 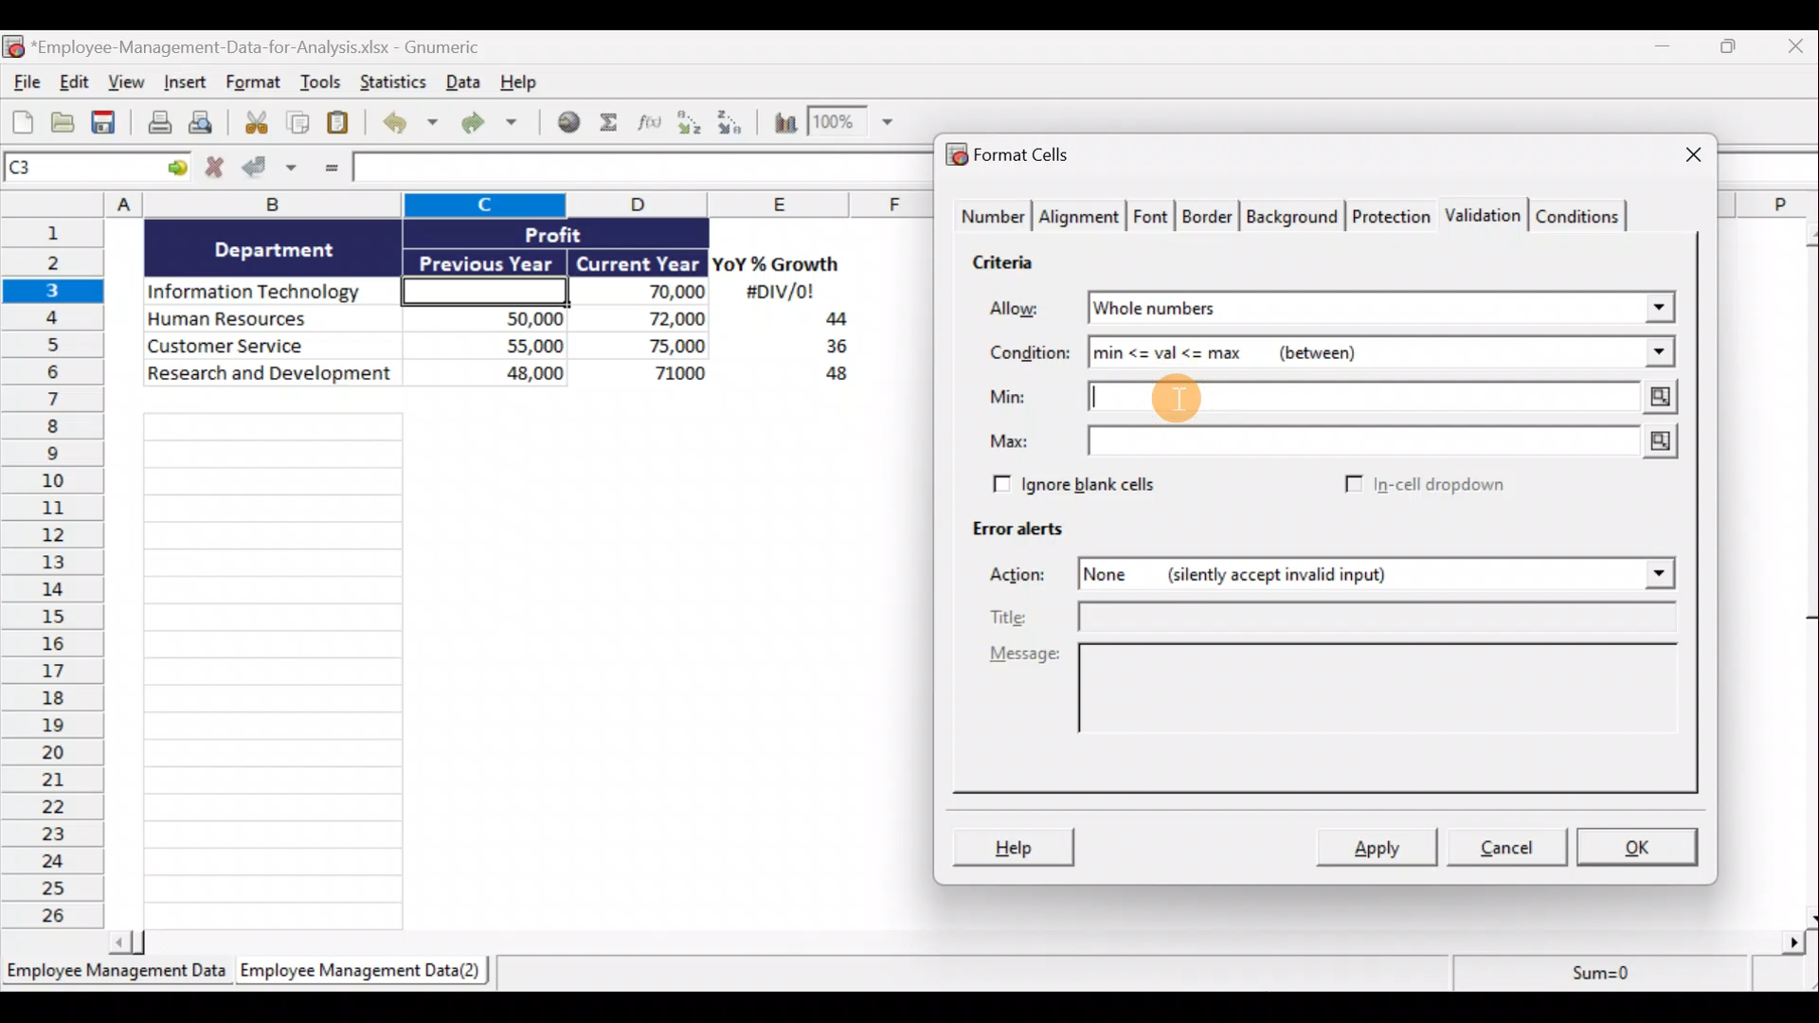 What do you see at coordinates (585, 233) in the screenshot?
I see `Profit` at bounding box center [585, 233].